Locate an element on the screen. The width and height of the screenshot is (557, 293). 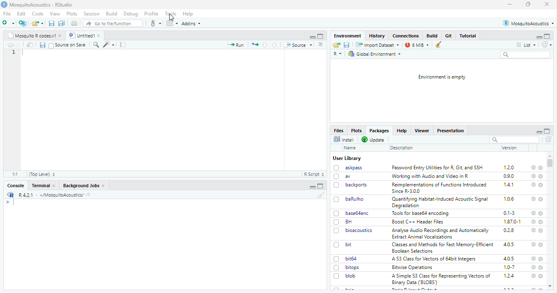
Viewer is located at coordinates (422, 131).